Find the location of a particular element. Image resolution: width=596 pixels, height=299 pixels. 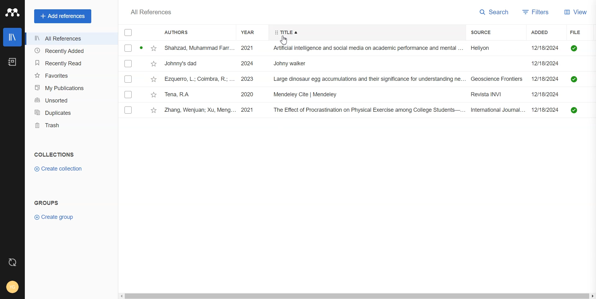

mark as star is located at coordinates (153, 63).